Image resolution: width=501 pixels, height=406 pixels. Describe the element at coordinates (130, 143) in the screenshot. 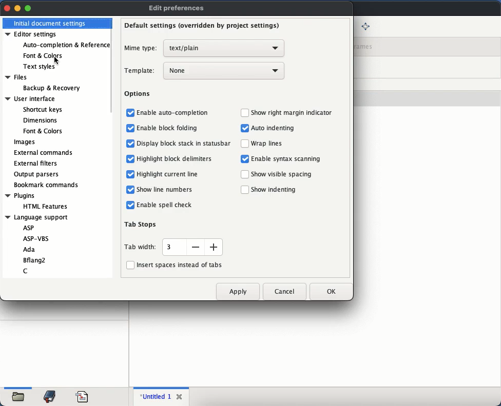

I see `checkbox` at that location.